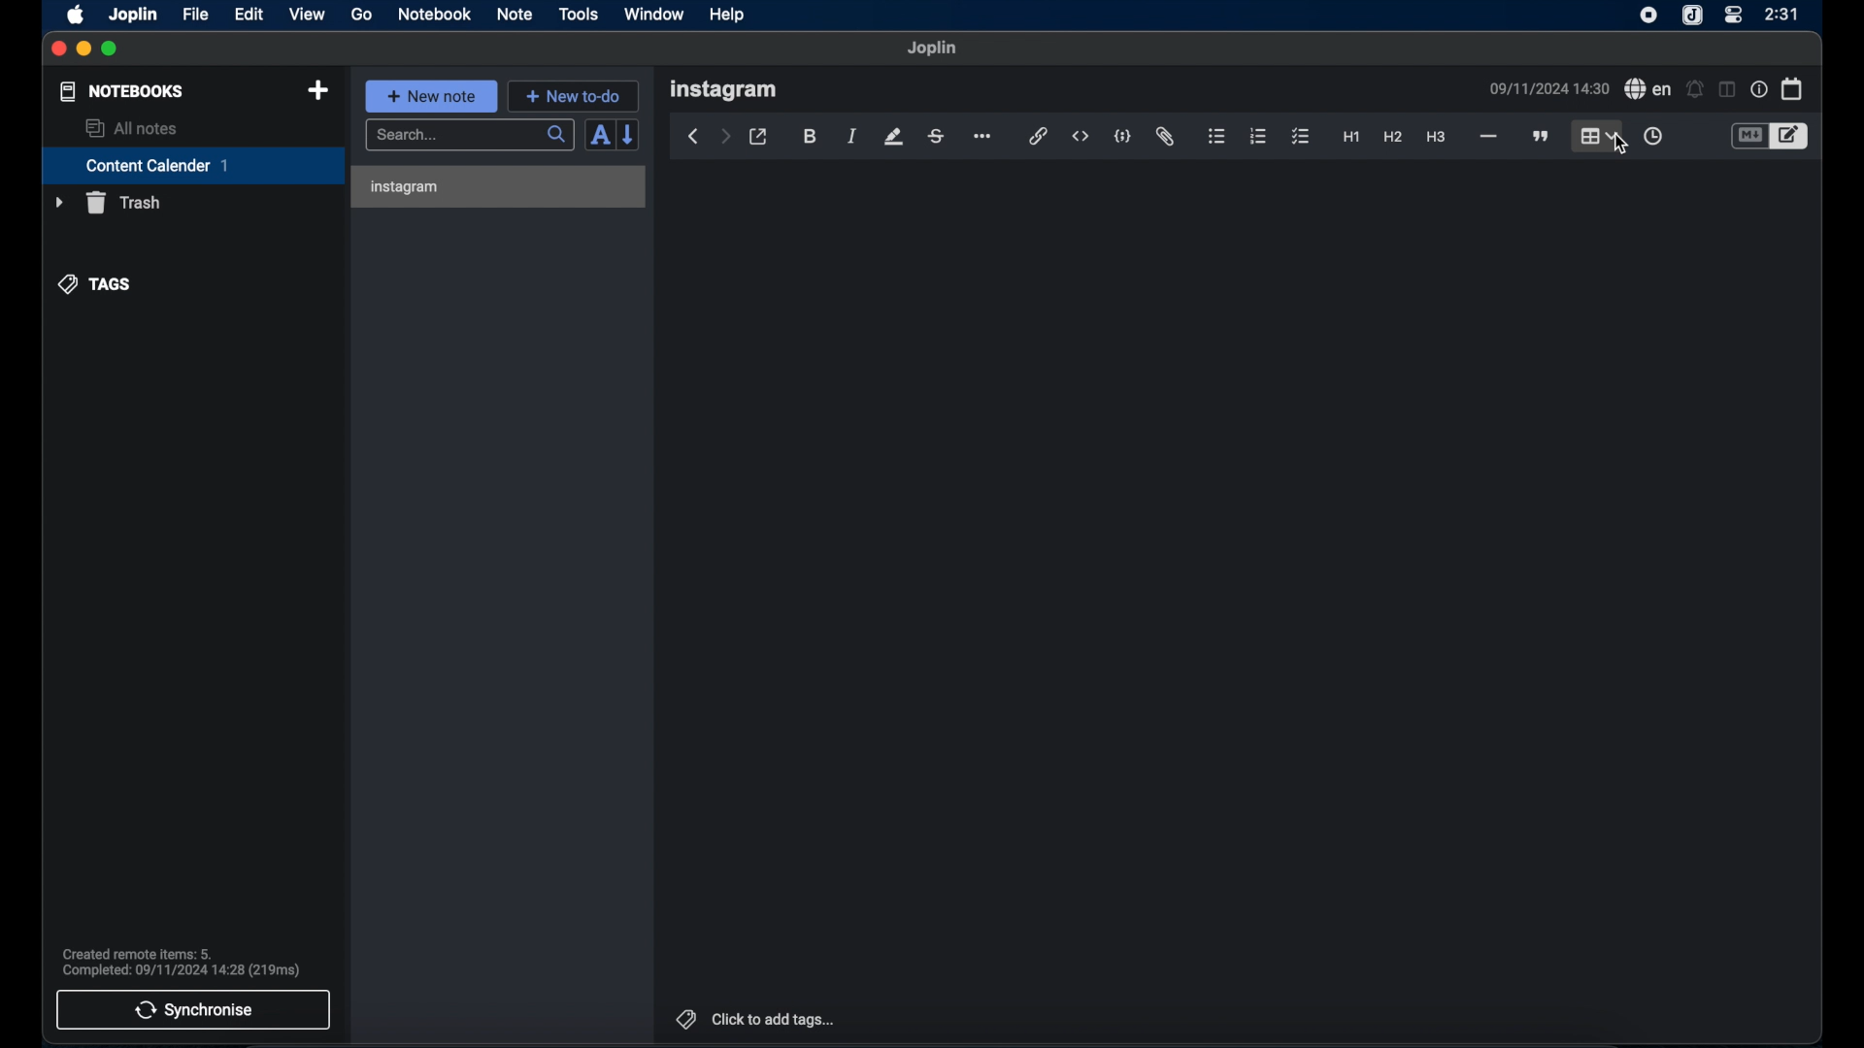  I want to click on toggle editor layout, so click(1727, 90).